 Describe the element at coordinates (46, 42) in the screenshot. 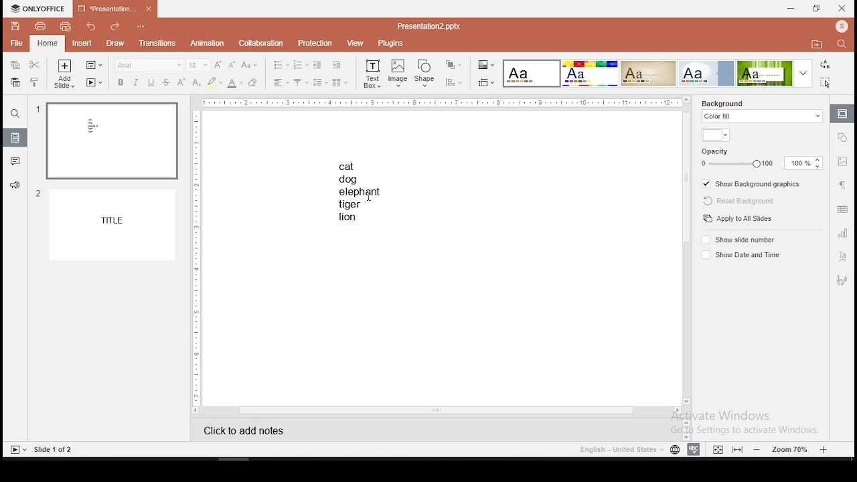

I see `home` at that location.